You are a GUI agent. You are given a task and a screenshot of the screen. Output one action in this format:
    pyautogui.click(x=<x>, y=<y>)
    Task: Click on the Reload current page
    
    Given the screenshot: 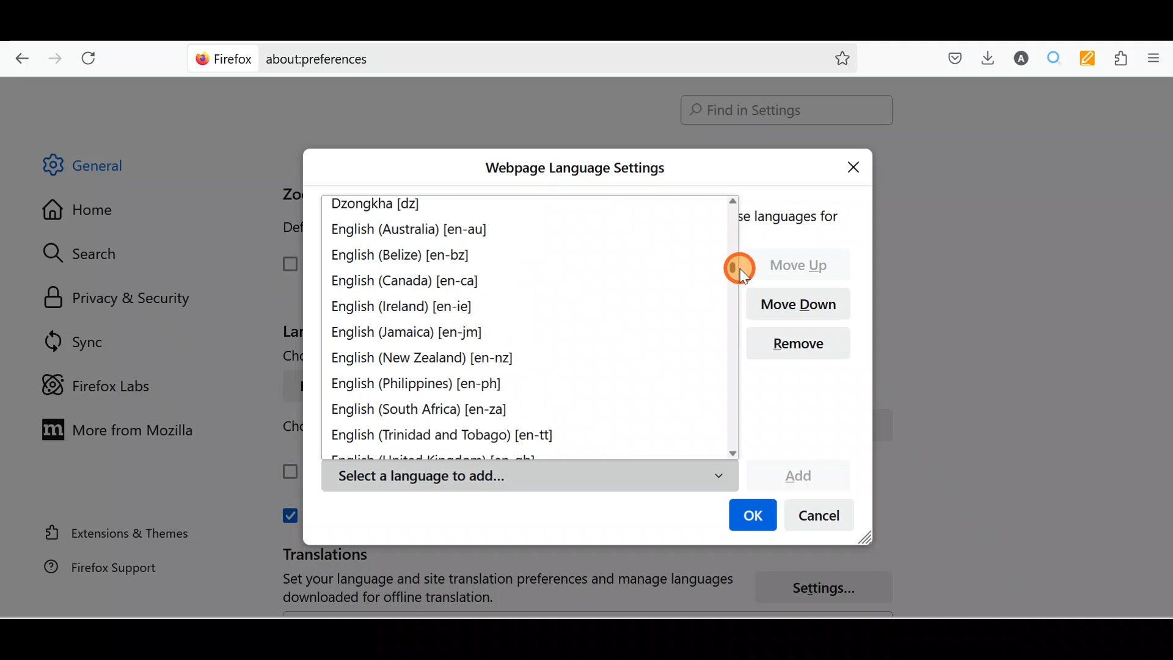 What is the action you would take?
    pyautogui.click(x=93, y=56)
    